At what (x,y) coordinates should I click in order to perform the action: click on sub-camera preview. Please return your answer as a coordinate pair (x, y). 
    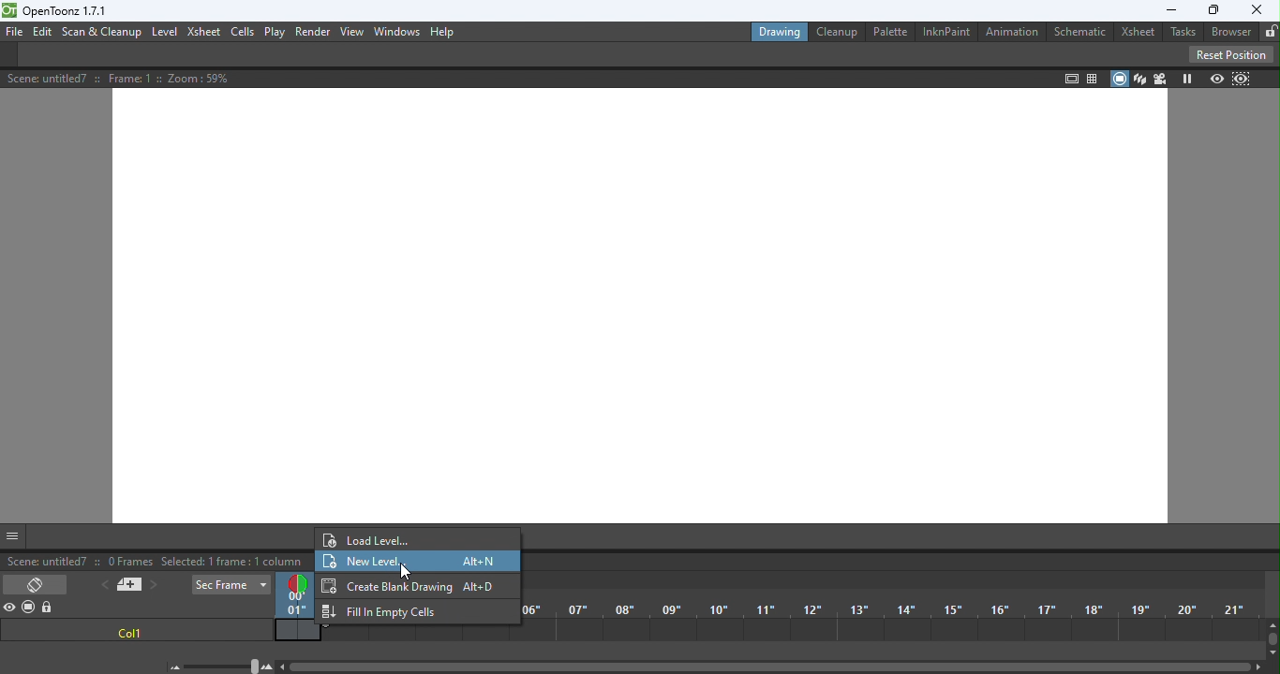
    Looking at the image, I should click on (1243, 79).